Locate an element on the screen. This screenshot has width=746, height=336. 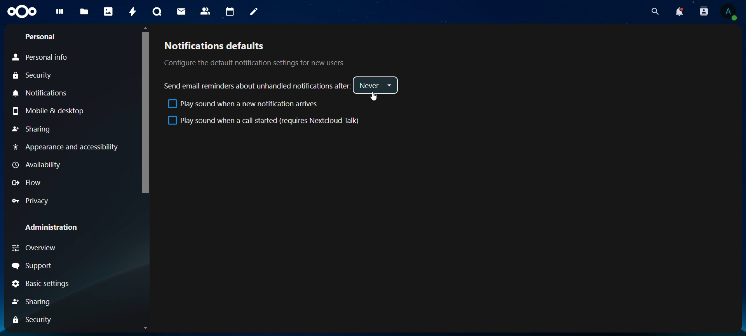
play sound when a new notification arrives is located at coordinates (242, 105).